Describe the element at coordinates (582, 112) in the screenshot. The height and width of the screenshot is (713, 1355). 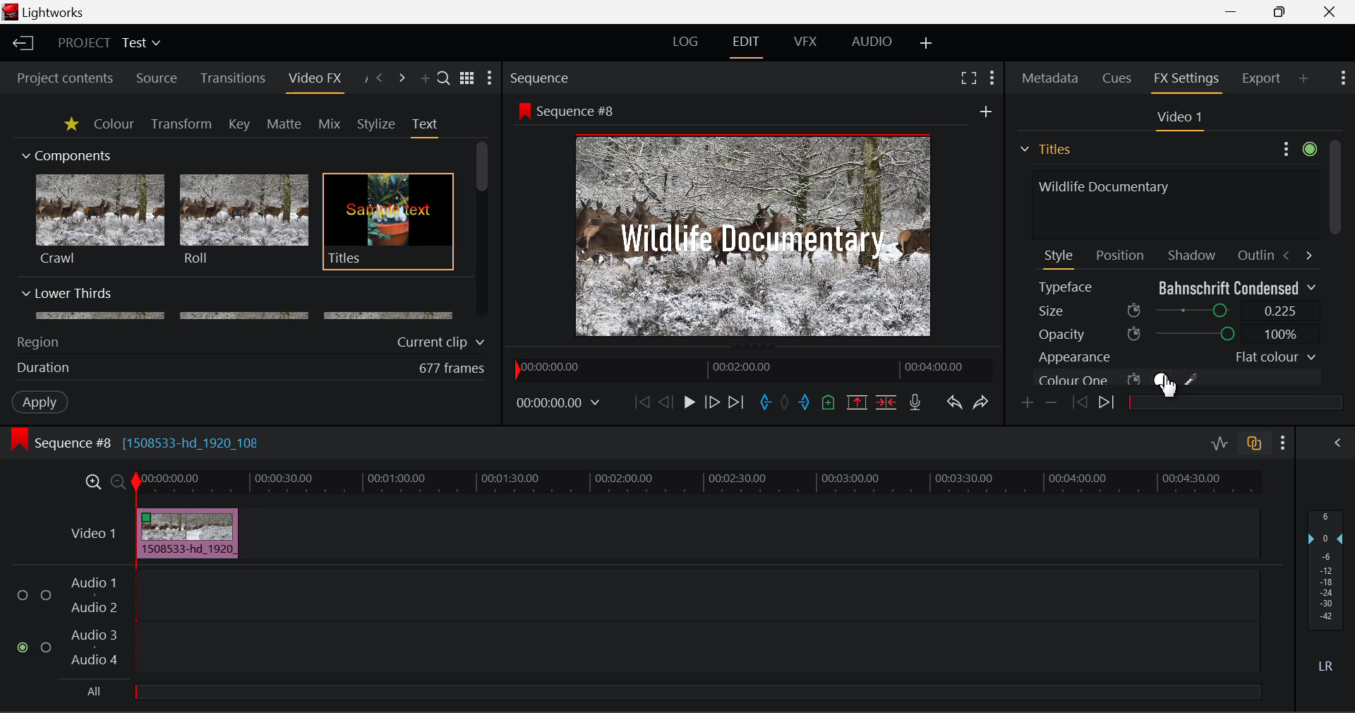
I see `Sequence #8` at that location.